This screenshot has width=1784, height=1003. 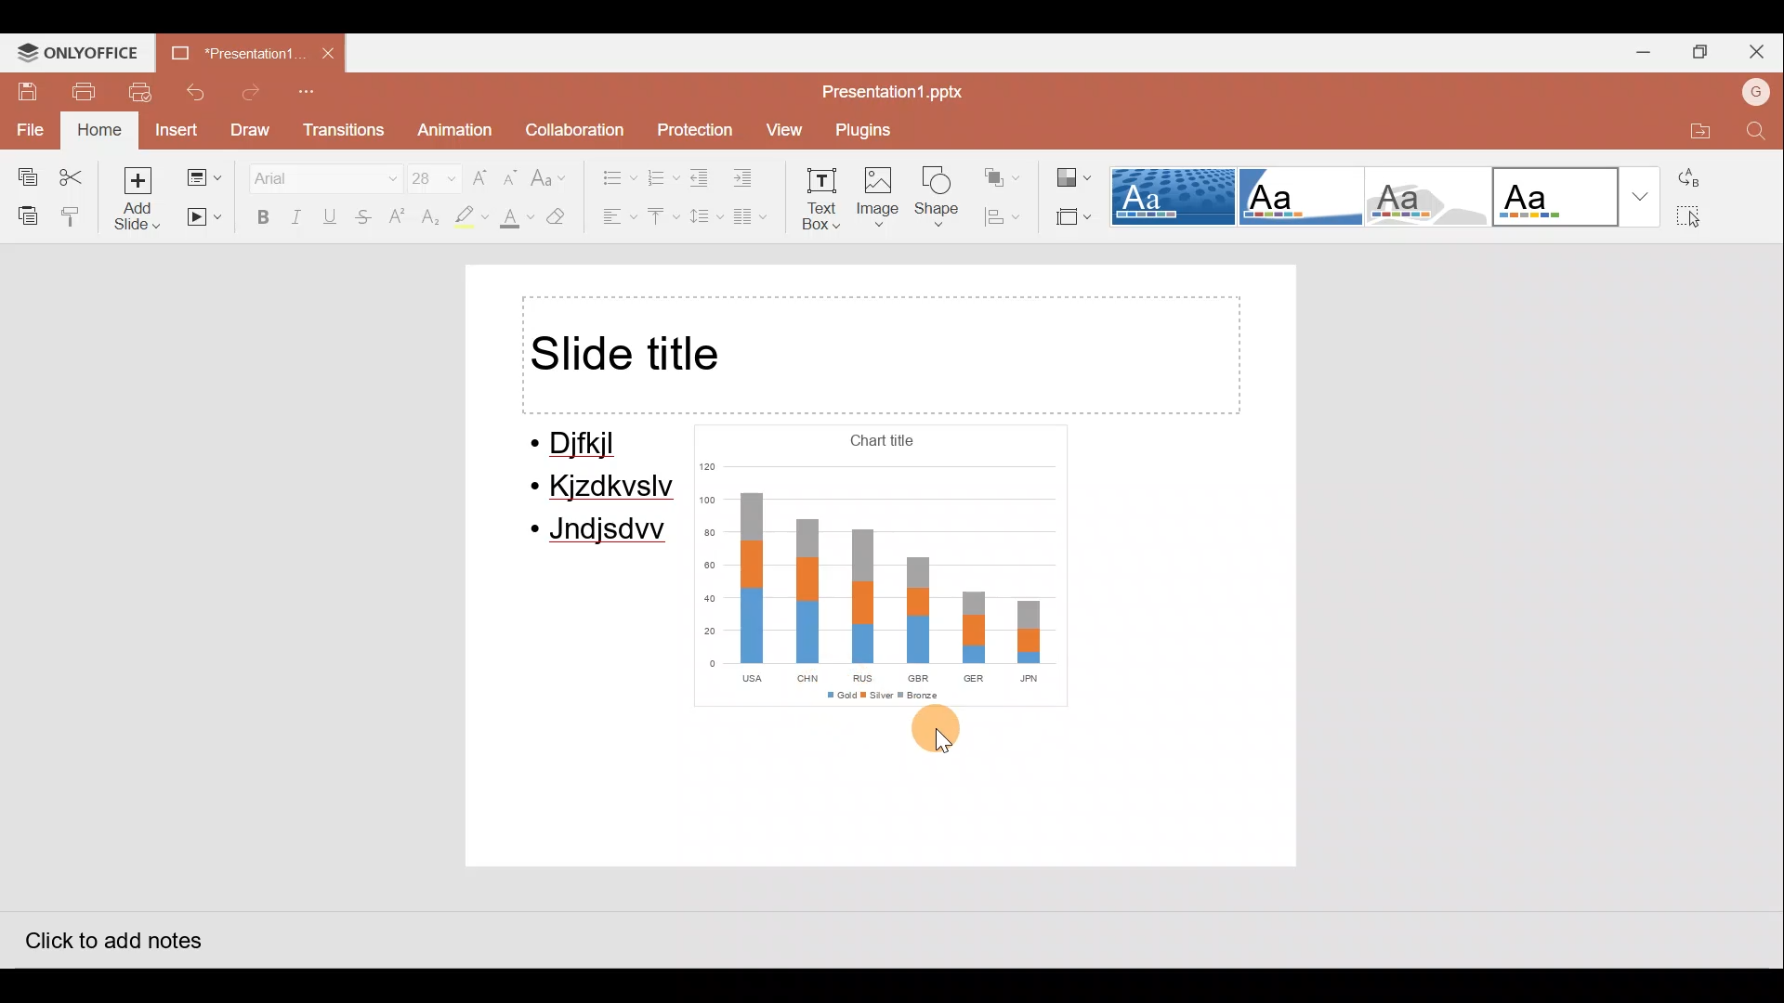 I want to click on Increase indent, so click(x=754, y=178).